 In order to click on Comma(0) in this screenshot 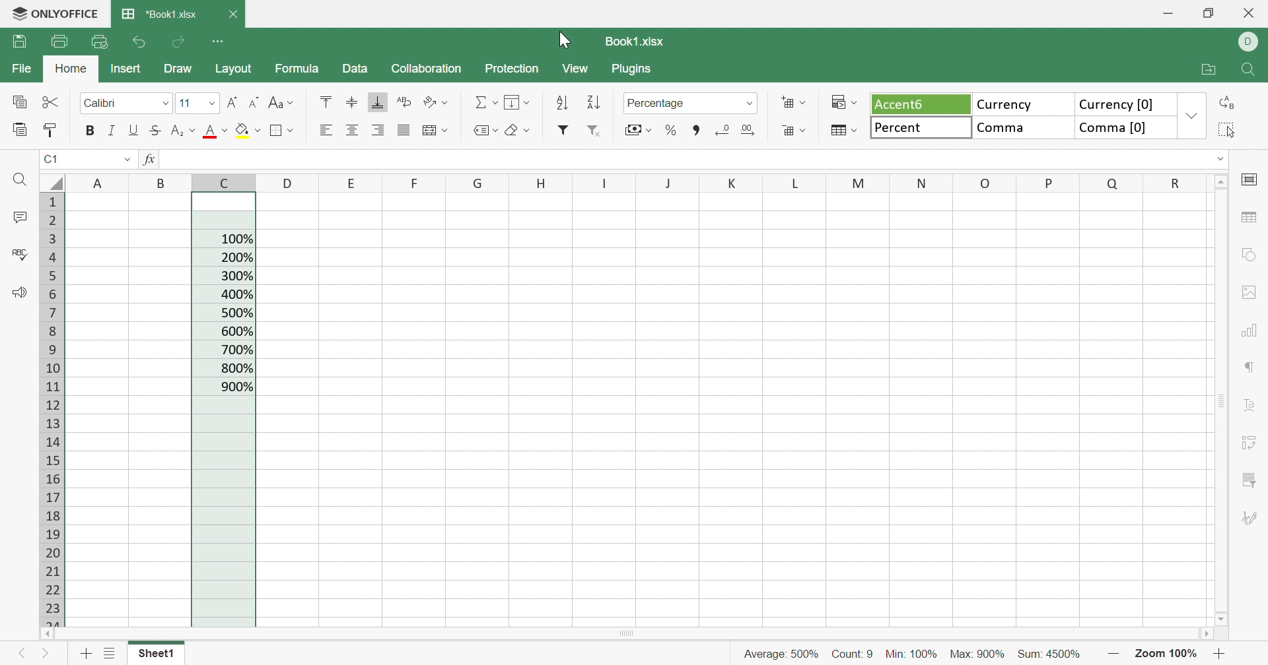, I will do `click(1125, 130)`.